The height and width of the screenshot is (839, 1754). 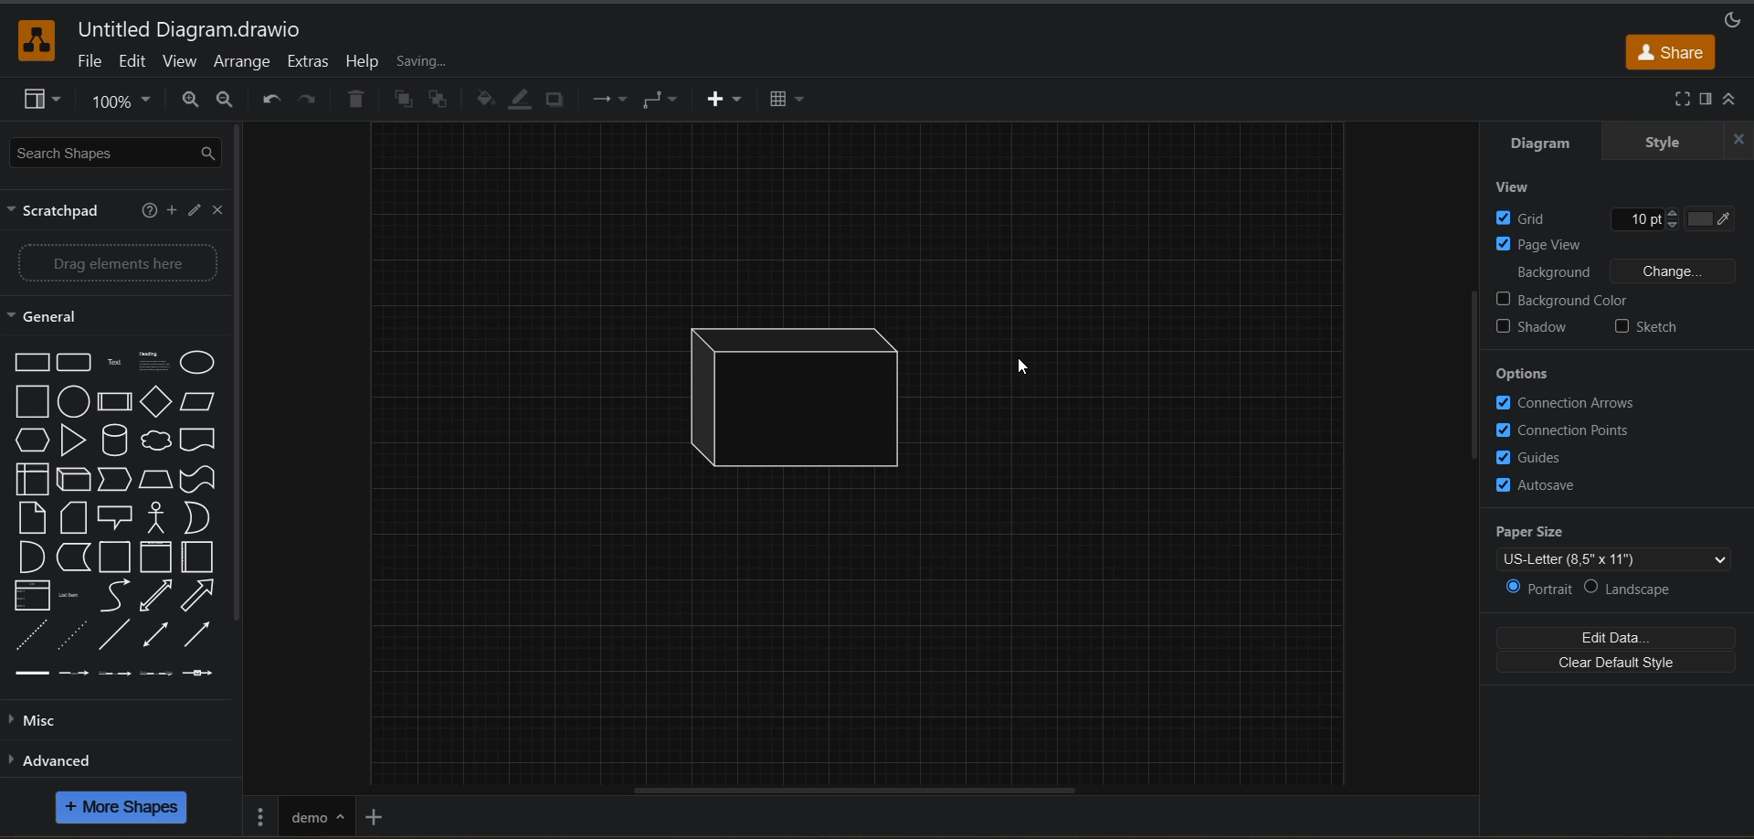 I want to click on view, so click(x=180, y=62).